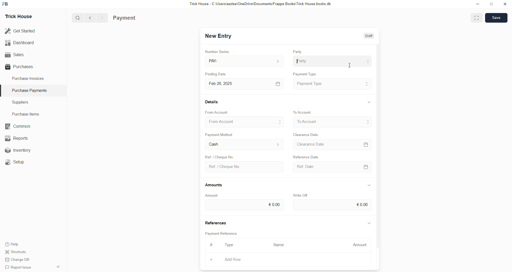  Describe the element at coordinates (212, 102) in the screenshot. I see `Details` at that location.